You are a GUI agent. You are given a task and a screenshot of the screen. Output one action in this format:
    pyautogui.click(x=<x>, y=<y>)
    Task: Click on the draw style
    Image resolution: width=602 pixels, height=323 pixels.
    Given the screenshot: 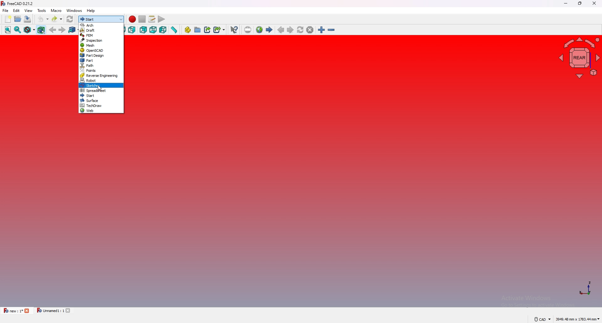 What is the action you would take?
    pyautogui.click(x=29, y=29)
    